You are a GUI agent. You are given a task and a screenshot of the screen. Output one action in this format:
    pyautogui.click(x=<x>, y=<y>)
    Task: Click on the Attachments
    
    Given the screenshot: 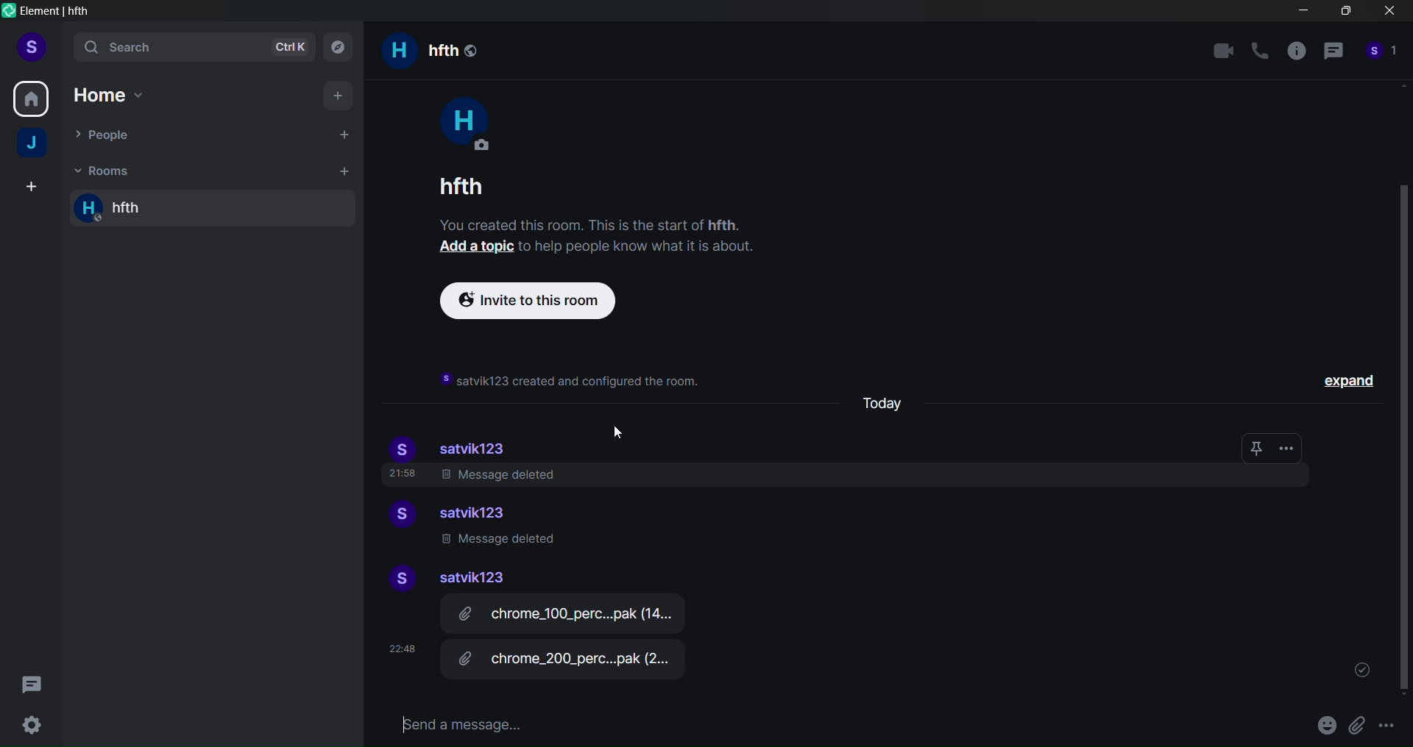 What is the action you would take?
    pyautogui.click(x=1359, y=725)
    